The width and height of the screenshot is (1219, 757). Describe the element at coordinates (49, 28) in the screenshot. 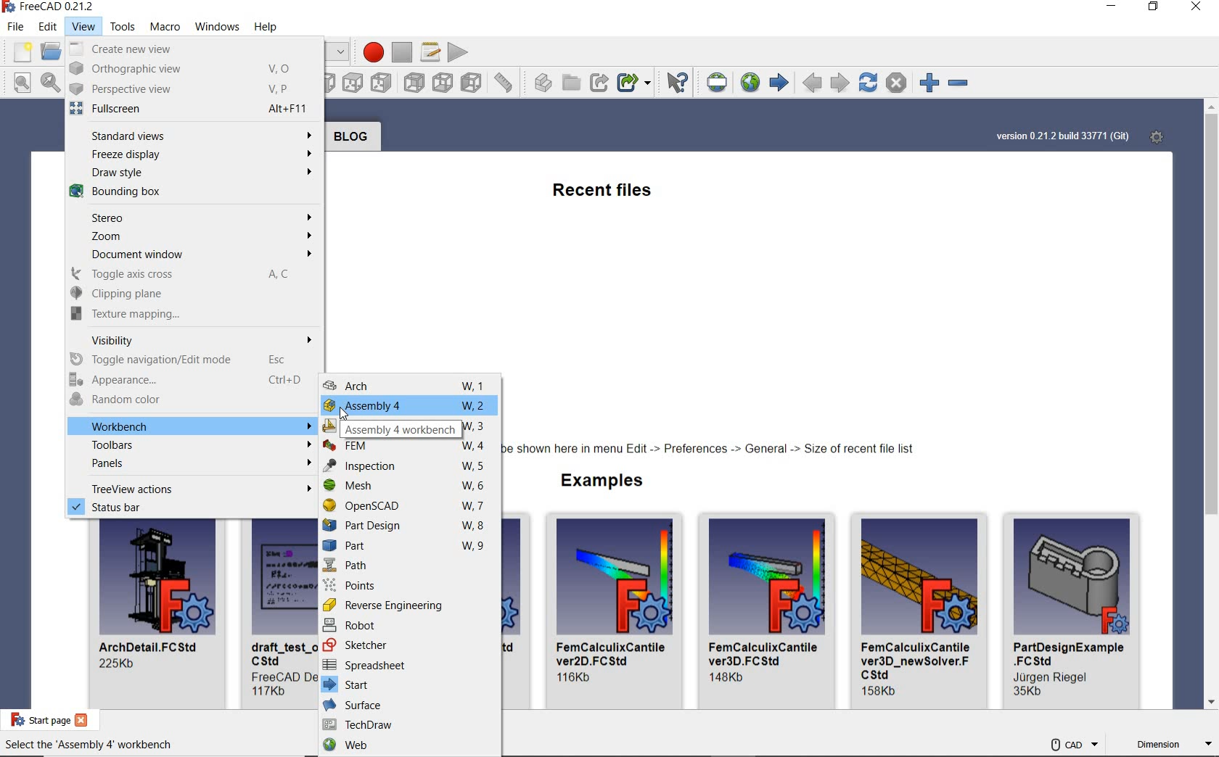

I see `edit` at that location.